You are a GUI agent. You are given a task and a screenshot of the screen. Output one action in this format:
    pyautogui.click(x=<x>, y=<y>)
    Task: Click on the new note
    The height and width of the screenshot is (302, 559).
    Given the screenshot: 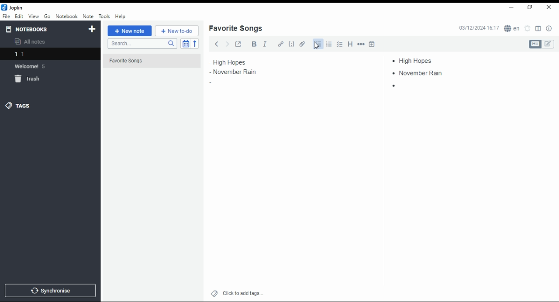 What is the action you would take?
    pyautogui.click(x=130, y=31)
    